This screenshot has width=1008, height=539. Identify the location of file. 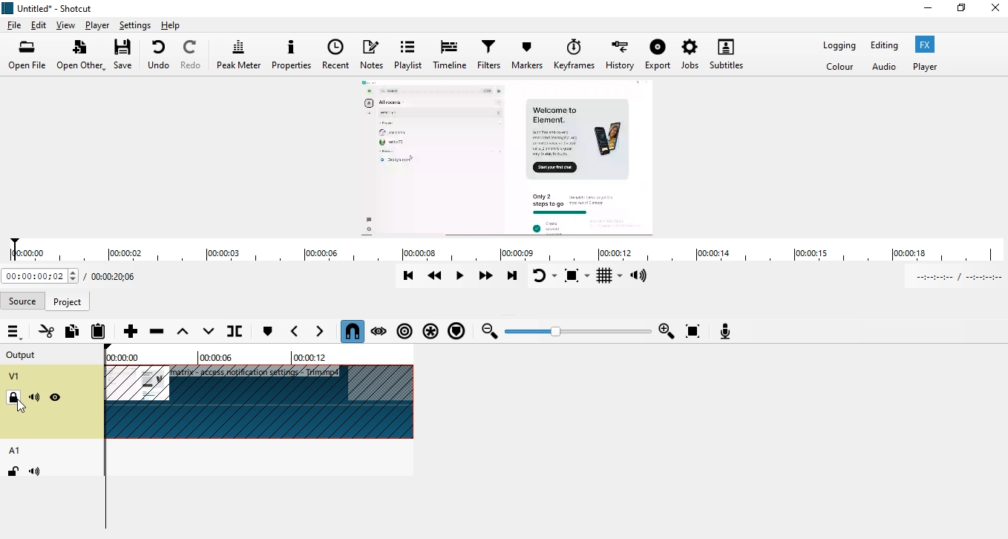
(16, 24).